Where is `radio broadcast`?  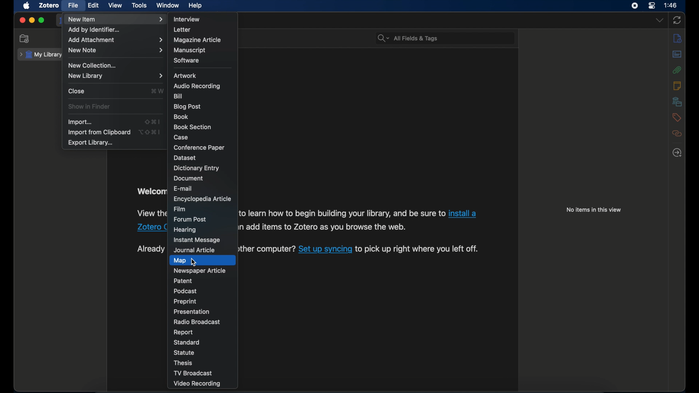 radio broadcast is located at coordinates (196, 322).